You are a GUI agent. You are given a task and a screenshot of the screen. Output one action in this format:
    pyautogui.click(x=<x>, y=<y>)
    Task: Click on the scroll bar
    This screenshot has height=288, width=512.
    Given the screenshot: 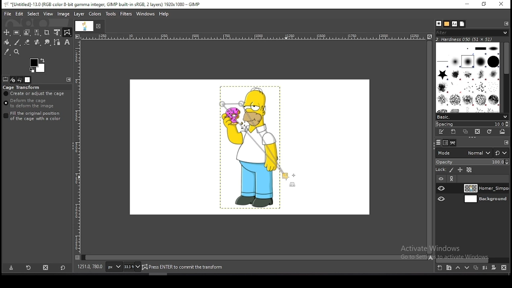 What is the action you would take?
    pyautogui.click(x=254, y=257)
    